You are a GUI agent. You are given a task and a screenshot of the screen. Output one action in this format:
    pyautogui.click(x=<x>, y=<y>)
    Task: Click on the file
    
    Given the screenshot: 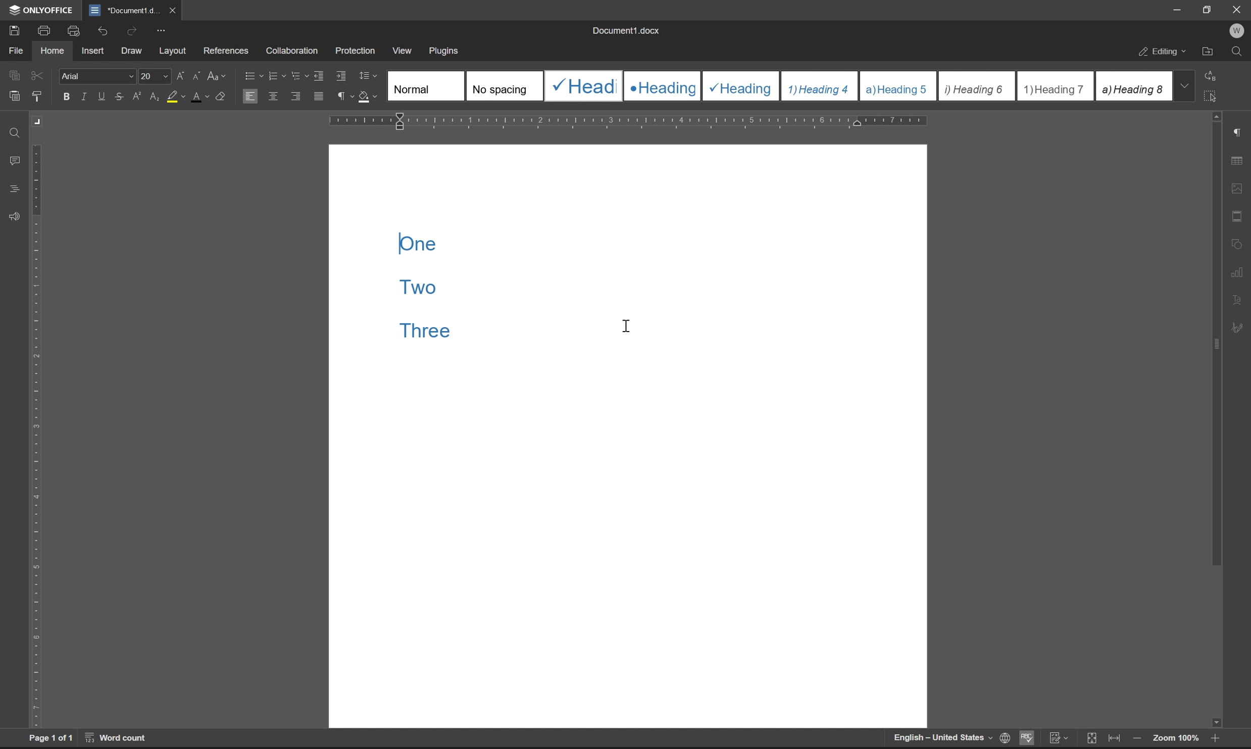 What is the action you would take?
    pyautogui.click(x=15, y=50)
    